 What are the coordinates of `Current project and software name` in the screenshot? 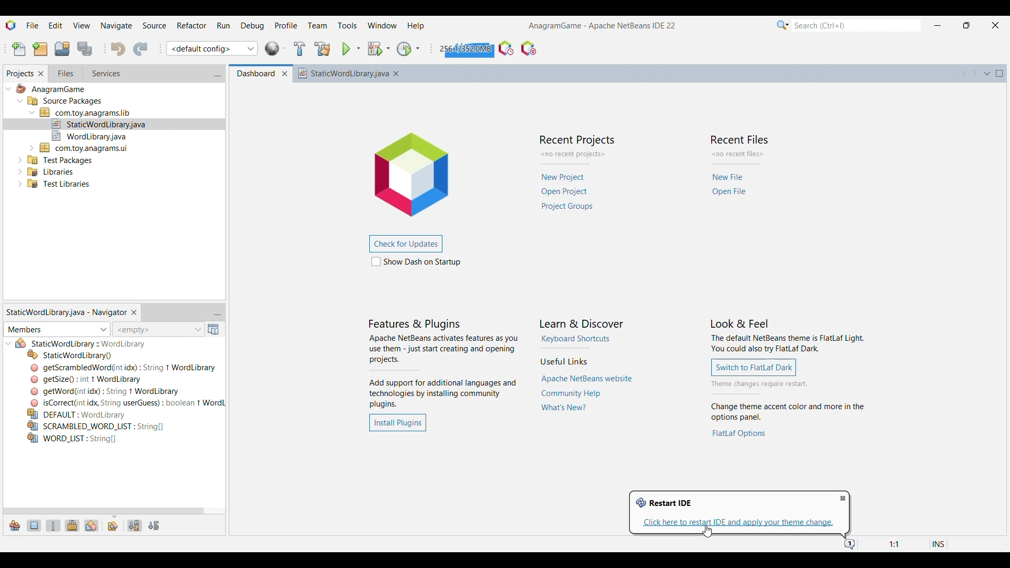 It's located at (602, 26).